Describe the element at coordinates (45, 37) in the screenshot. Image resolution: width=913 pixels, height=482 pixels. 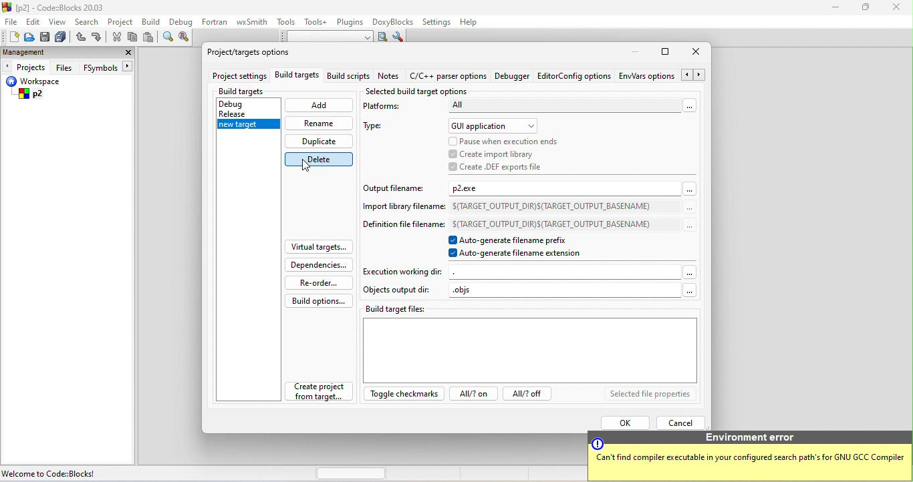
I see `save` at that location.